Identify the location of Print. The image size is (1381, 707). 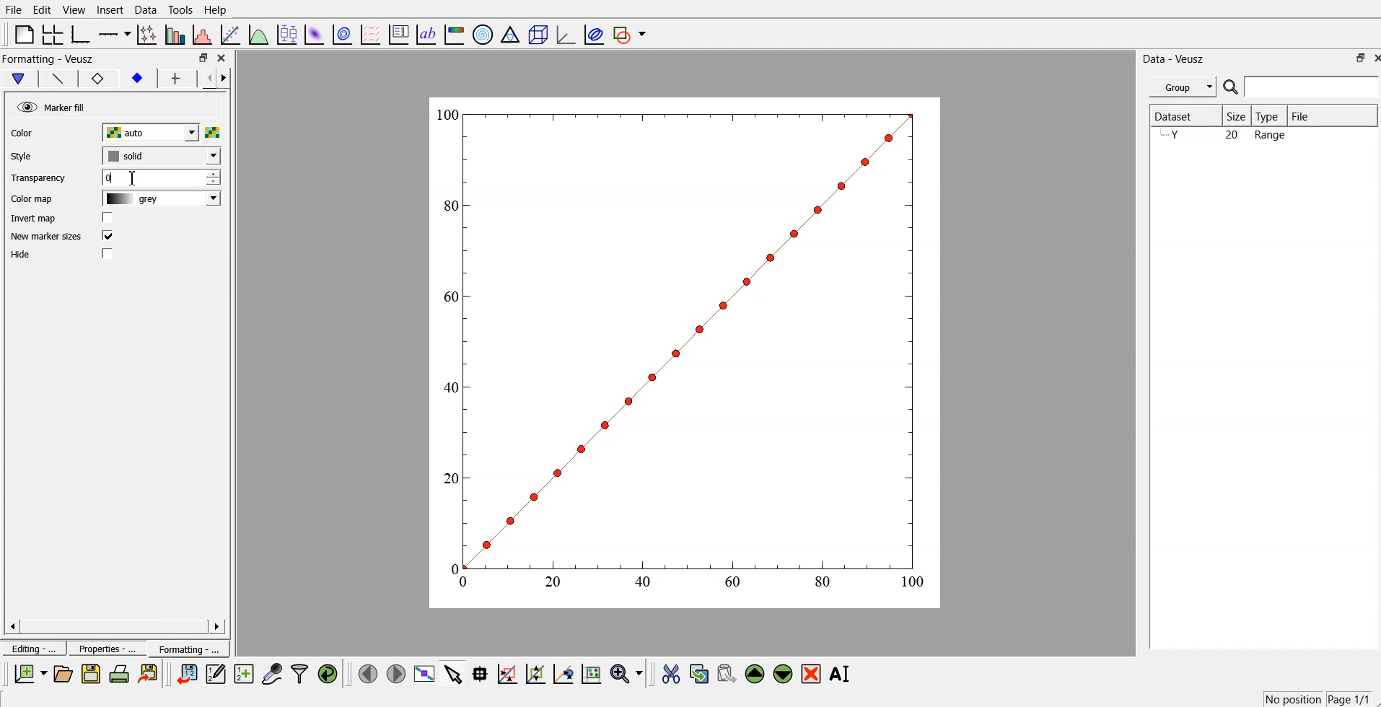
(120, 674).